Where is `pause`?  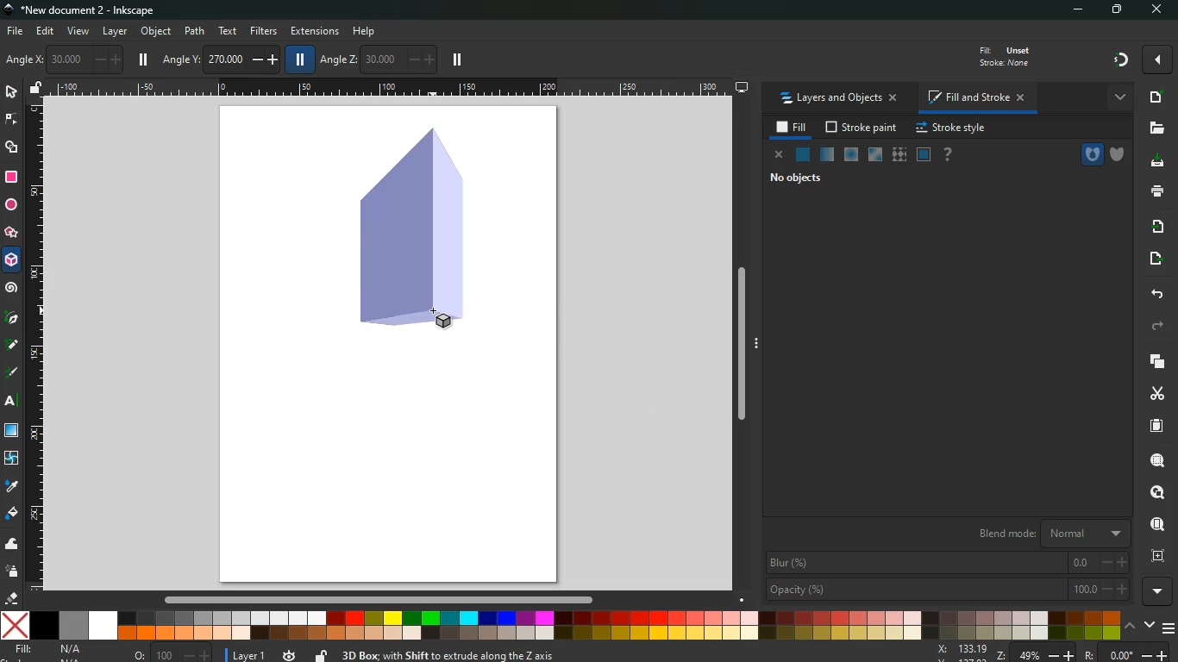
pause is located at coordinates (457, 60).